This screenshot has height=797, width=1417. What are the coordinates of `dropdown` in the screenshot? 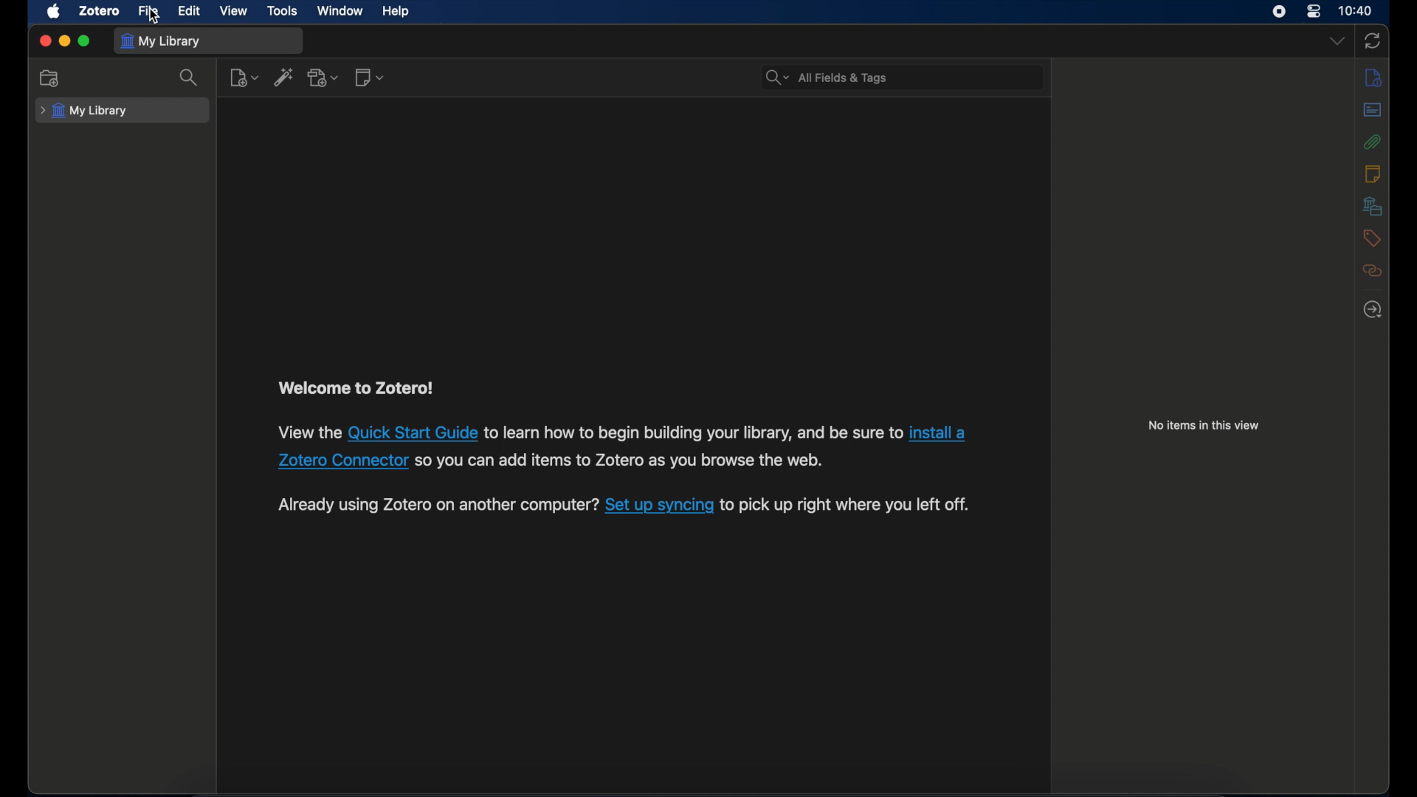 It's located at (1337, 40).